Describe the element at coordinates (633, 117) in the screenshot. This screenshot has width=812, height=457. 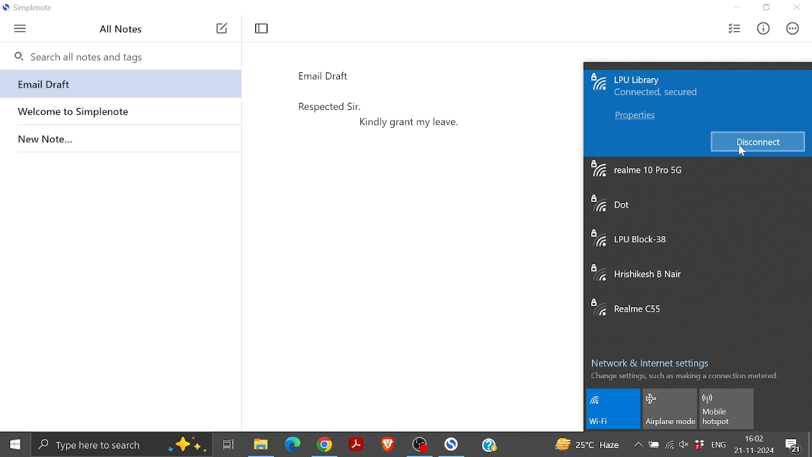
I see `Properties` at that location.